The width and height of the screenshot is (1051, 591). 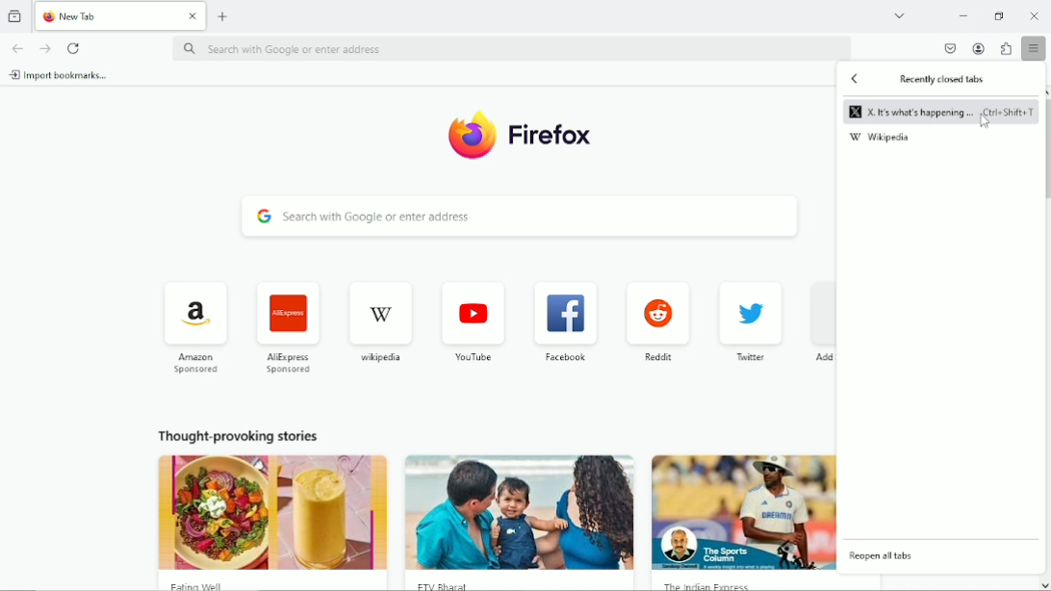 What do you see at coordinates (900, 13) in the screenshot?
I see `list all tabs` at bounding box center [900, 13].